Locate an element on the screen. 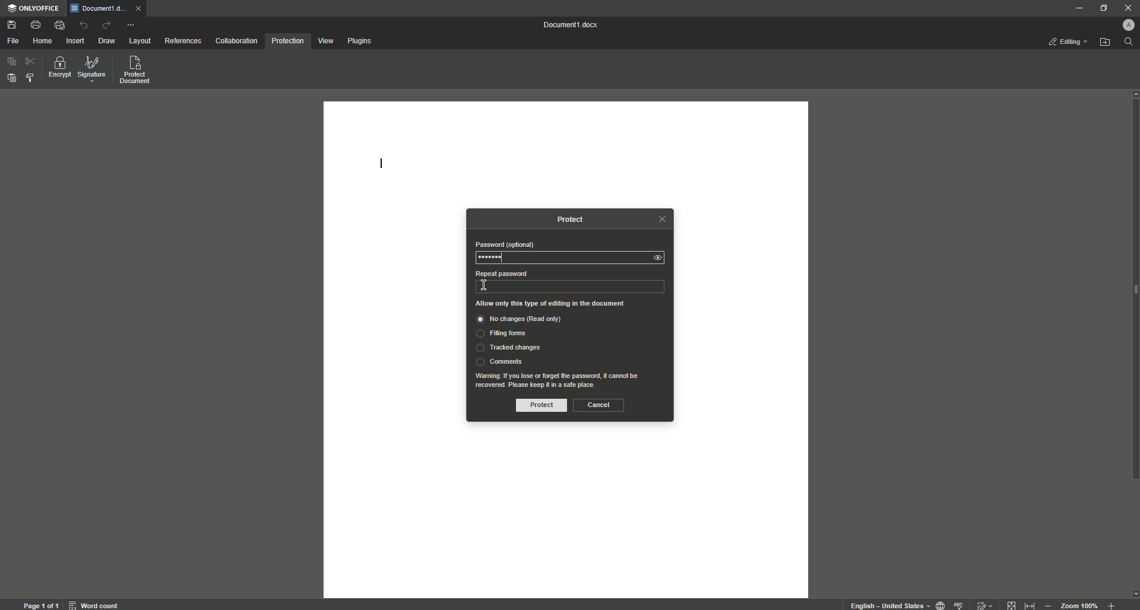  Editing is located at coordinates (1067, 43).